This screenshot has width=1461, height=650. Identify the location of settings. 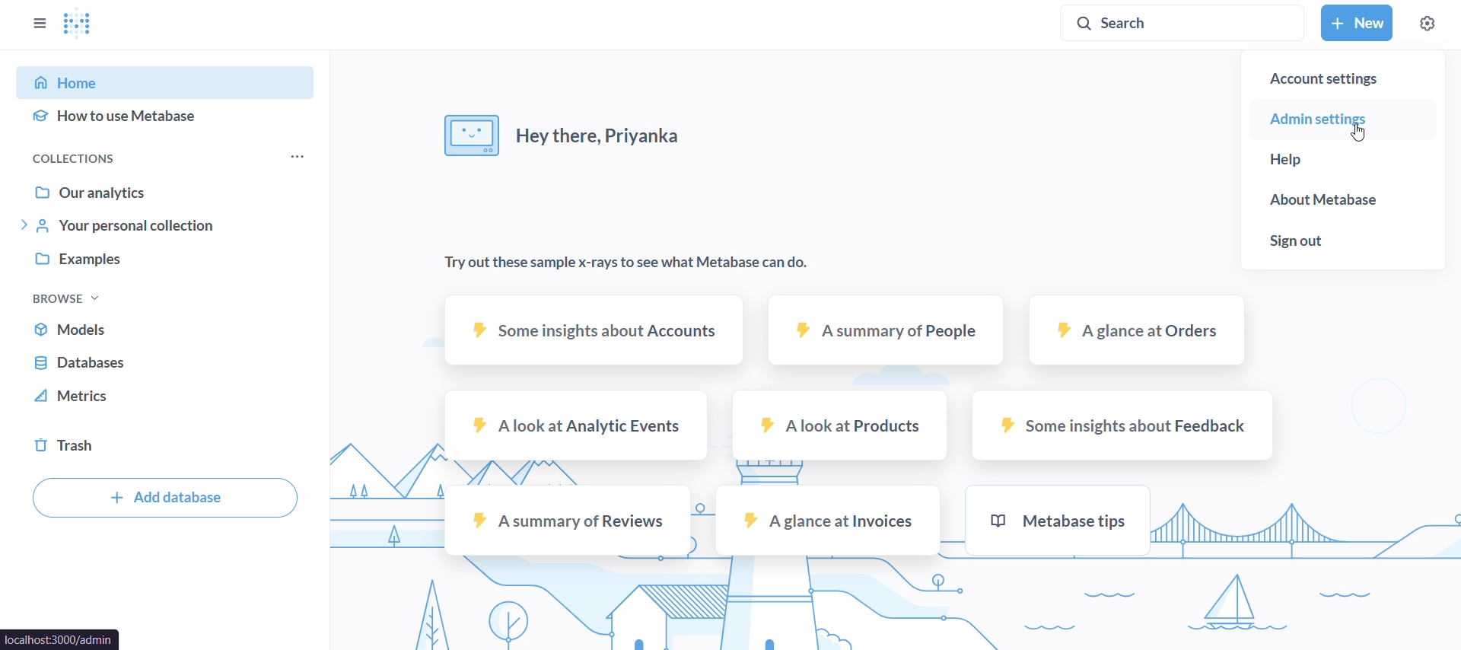
(1426, 24).